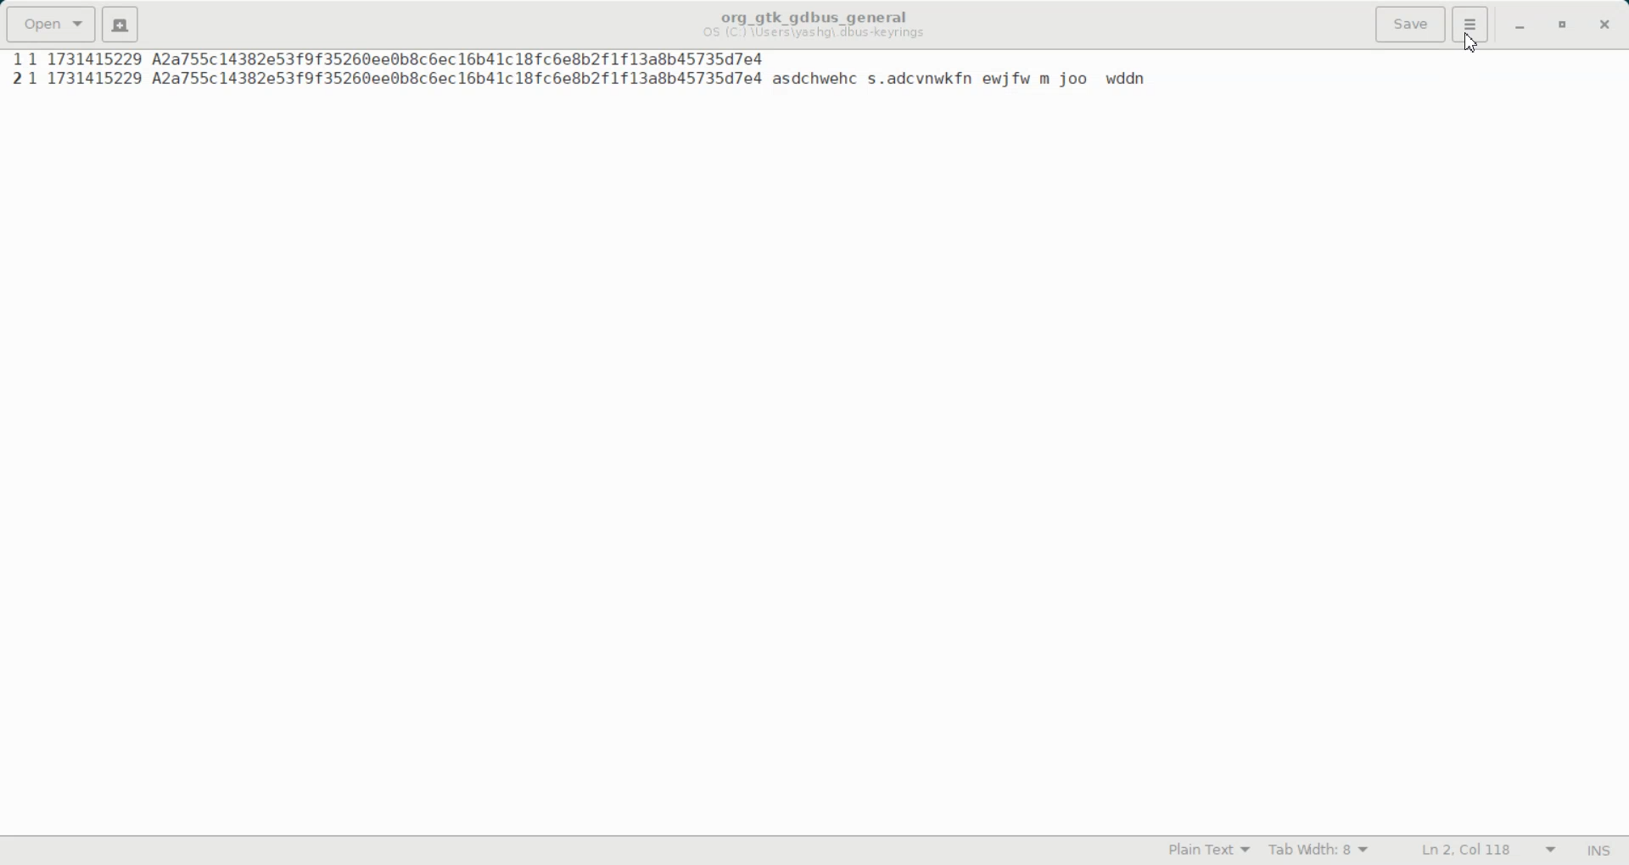 Image resolution: width=1629 pixels, height=865 pixels. Describe the element at coordinates (1318, 851) in the screenshot. I see `Tab width: 8` at that location.